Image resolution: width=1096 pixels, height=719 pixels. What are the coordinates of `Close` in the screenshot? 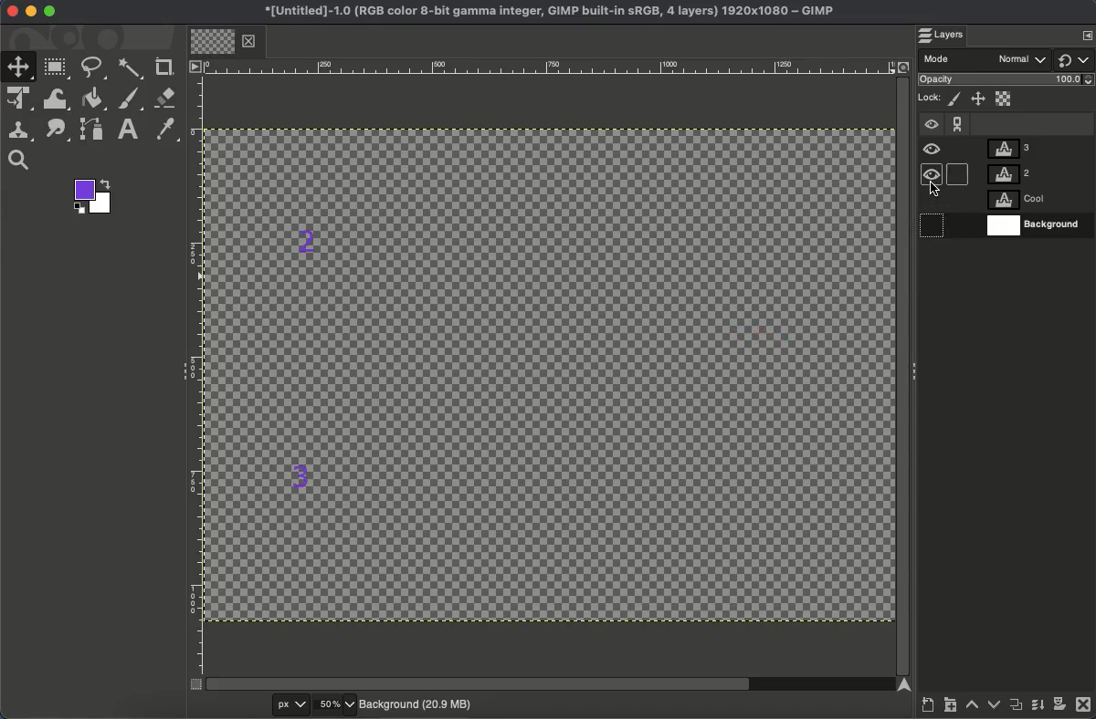 It's located at (1083, 707).